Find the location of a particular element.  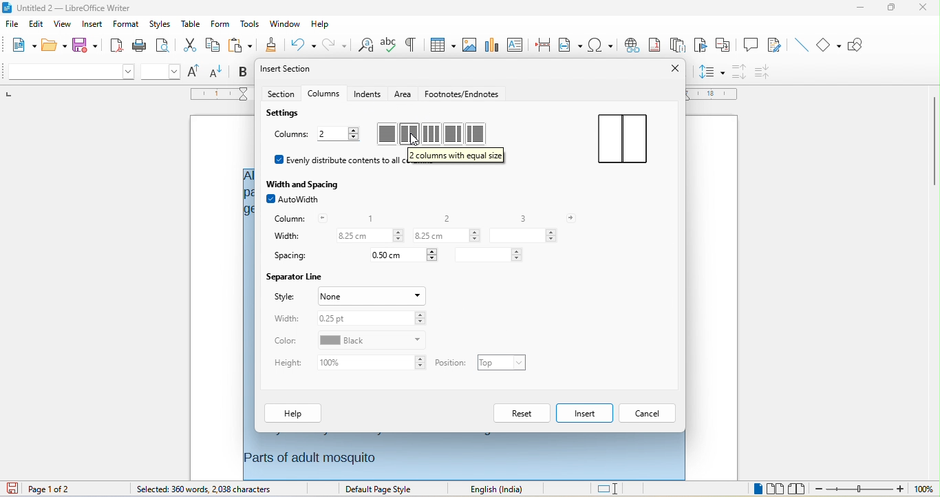

width and spacing is located at coordinates (303, 182).